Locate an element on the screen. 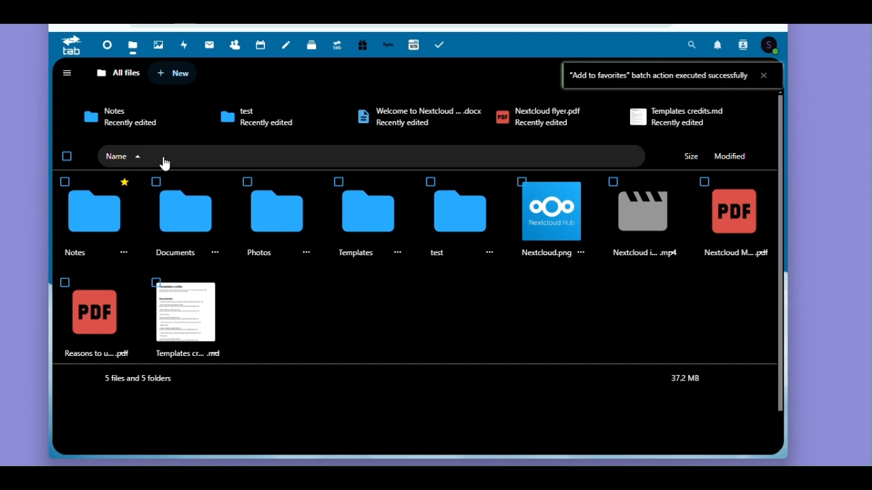 The image size is (872, 490). Icon is located at coordinates (187, 212).